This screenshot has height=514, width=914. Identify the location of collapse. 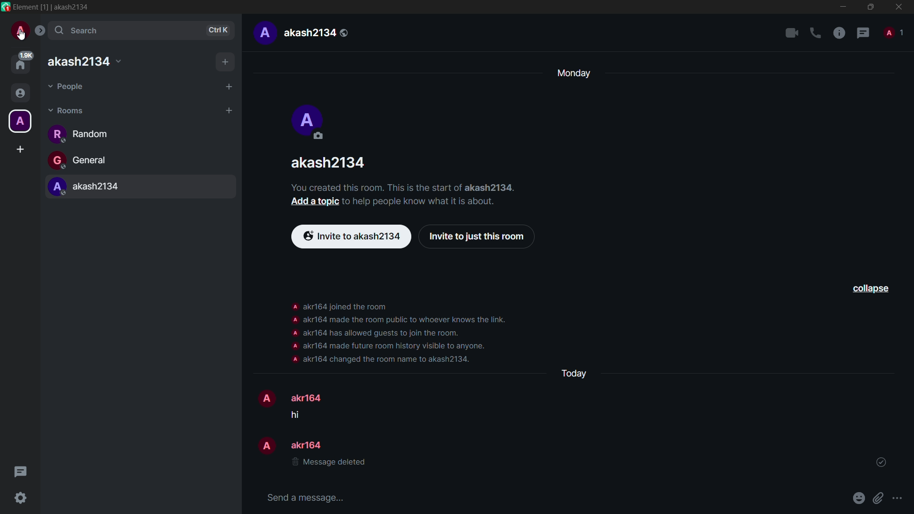
(870, 288).